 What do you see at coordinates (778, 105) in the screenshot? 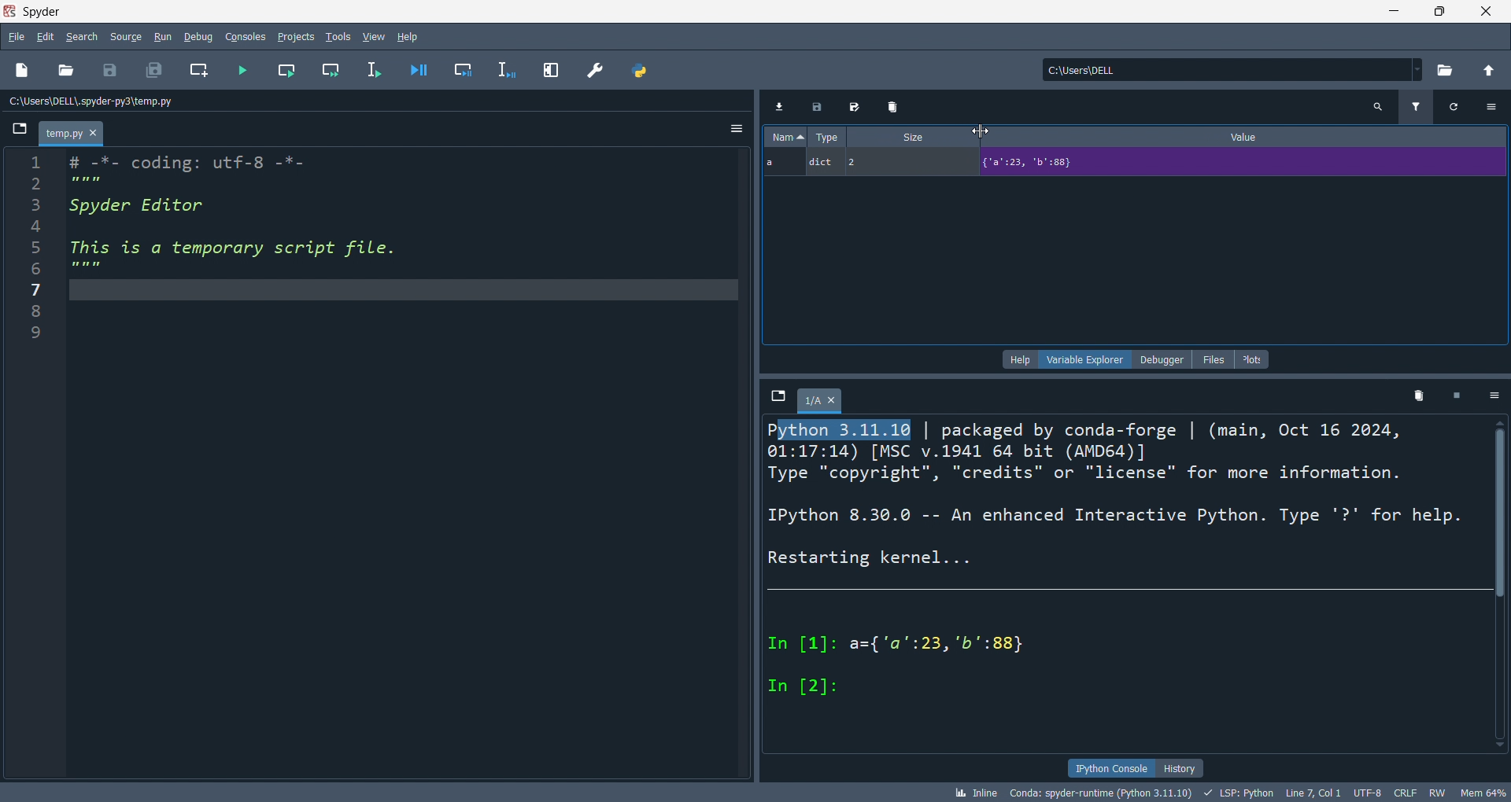
I see `import data` at bounding box center [778, 105].